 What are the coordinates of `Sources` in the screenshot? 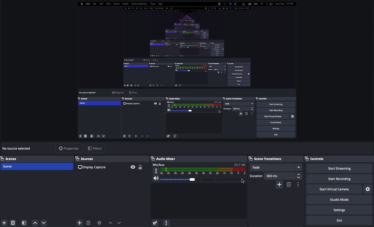 It's located at (85, 159).